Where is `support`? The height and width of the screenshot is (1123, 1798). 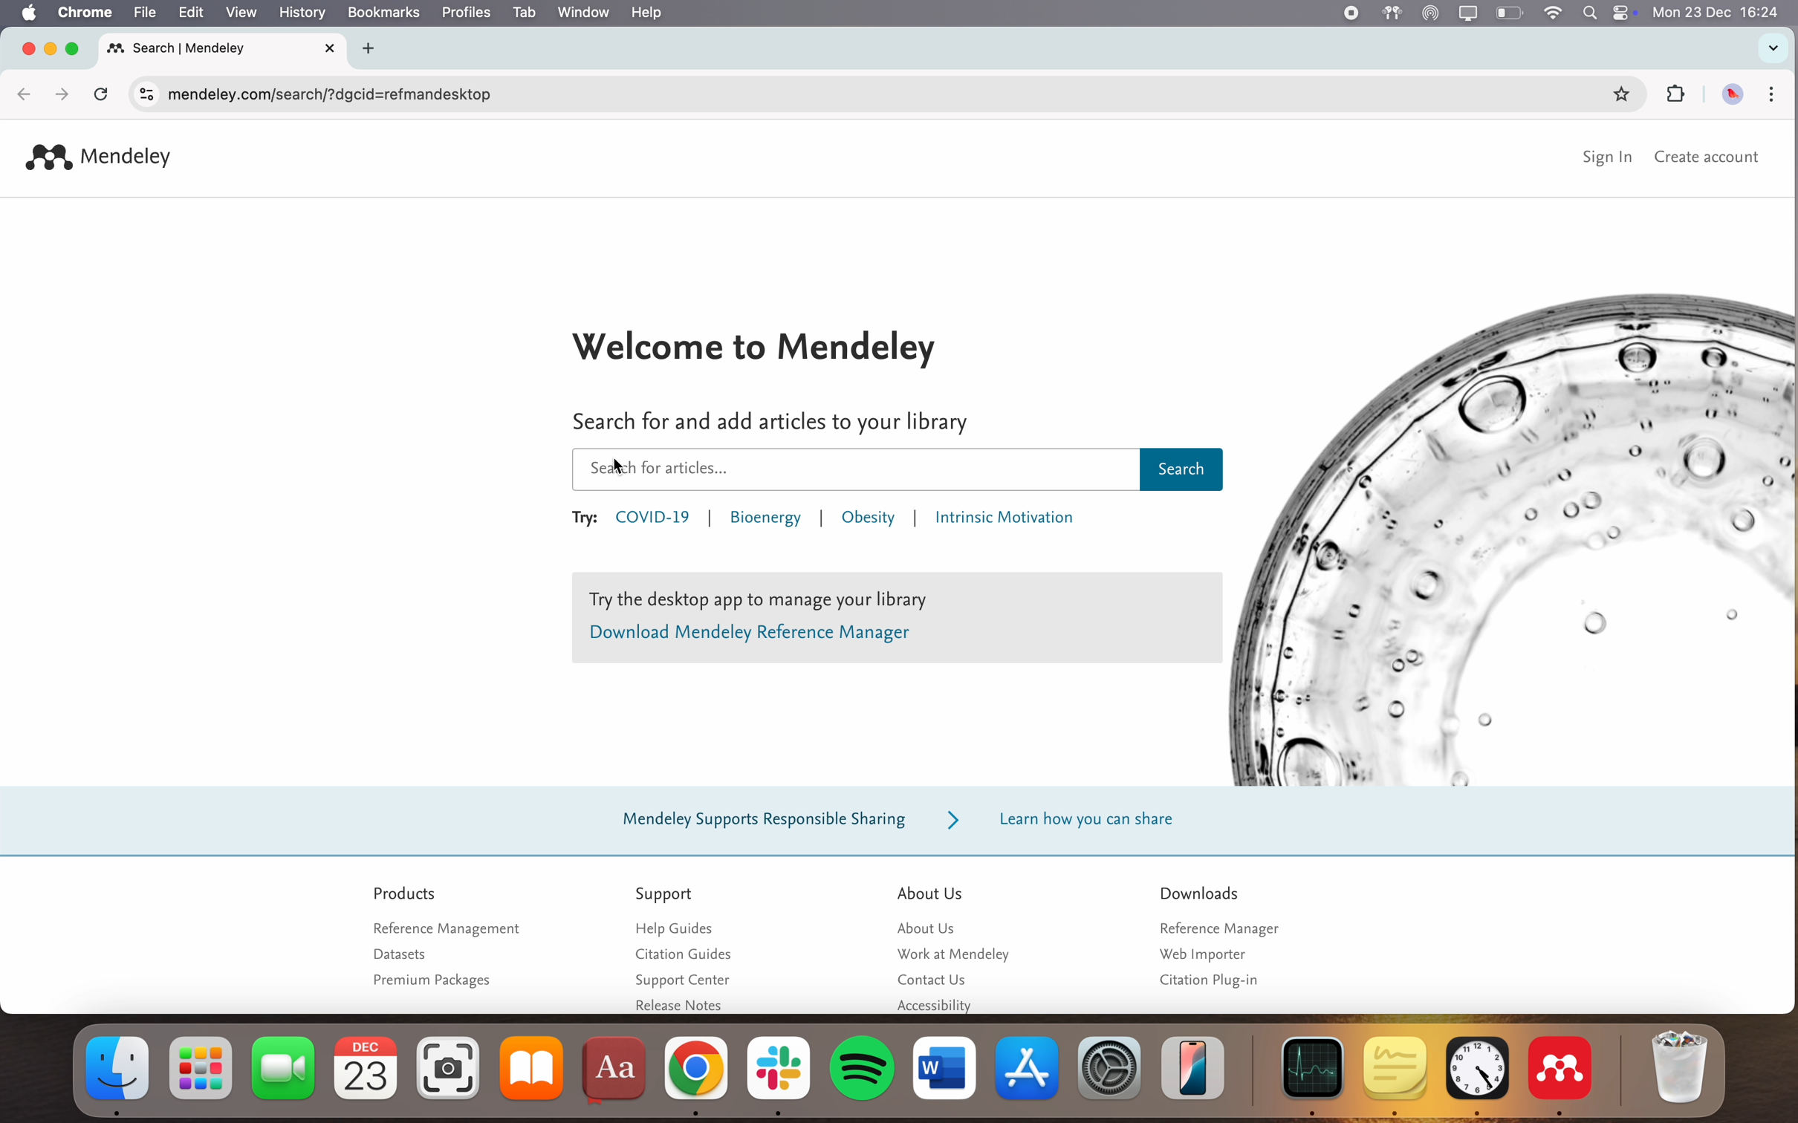 support is located at coordinates (666, 893).